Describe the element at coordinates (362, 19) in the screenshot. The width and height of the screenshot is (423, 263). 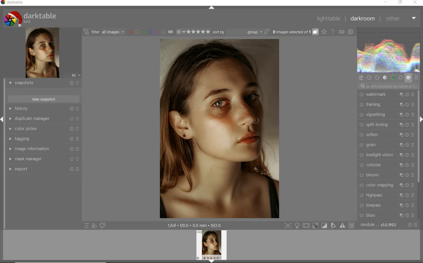
I see `darkroom` at that location.